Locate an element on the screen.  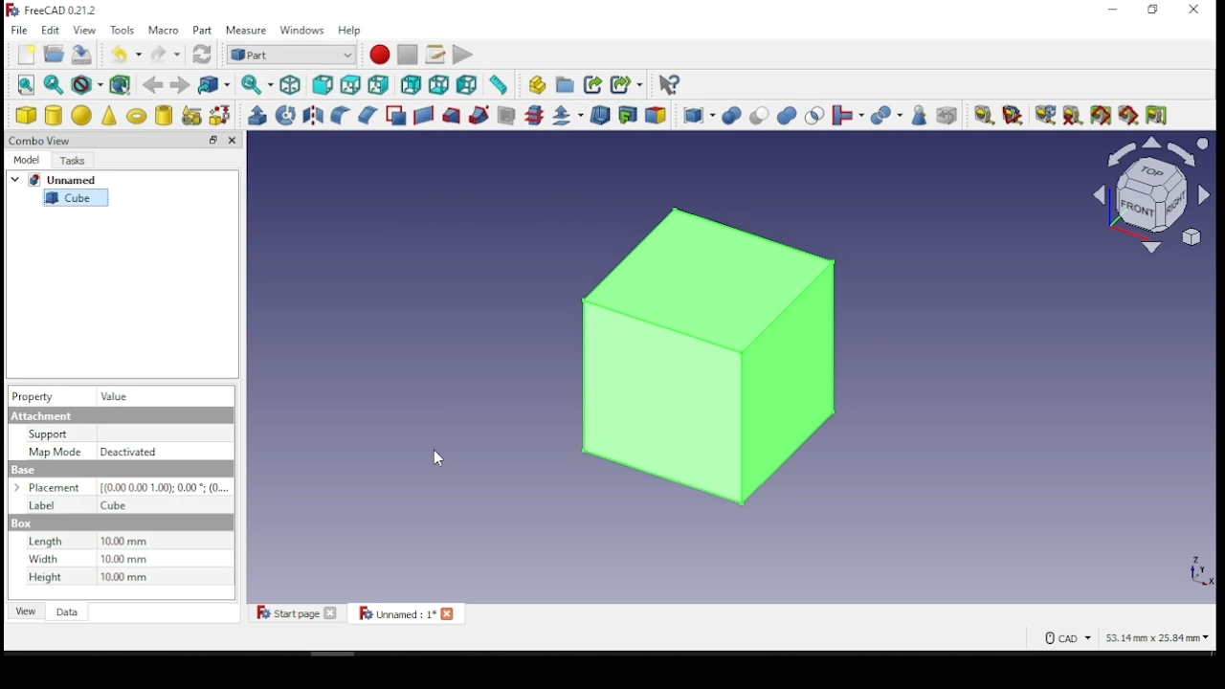
macro is located at coordinates (164, 30).